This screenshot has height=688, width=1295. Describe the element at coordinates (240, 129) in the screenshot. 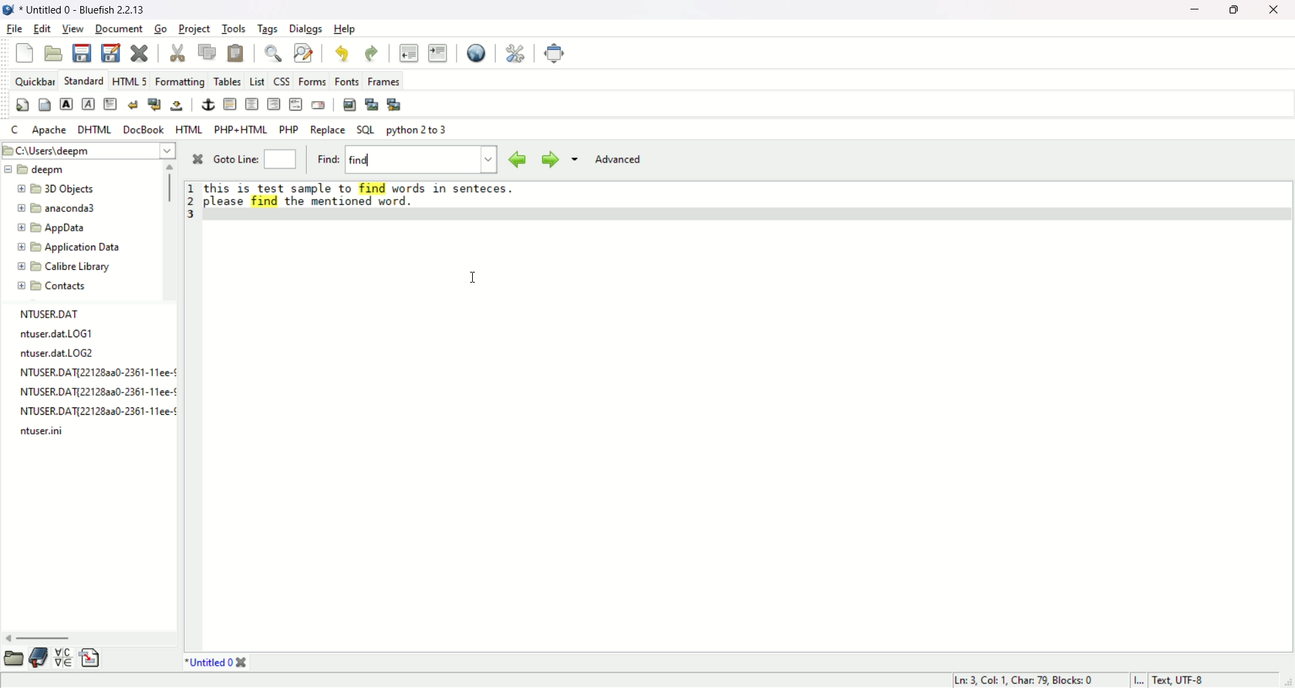

I see `PHP+HTML` at that location.